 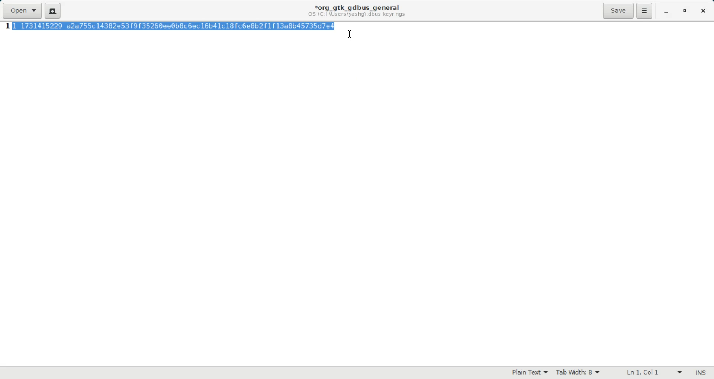 What do you see at coordinates (646, 373) in the screenshot?
I see `Text Wrapping` at bounding box center [646, 373].